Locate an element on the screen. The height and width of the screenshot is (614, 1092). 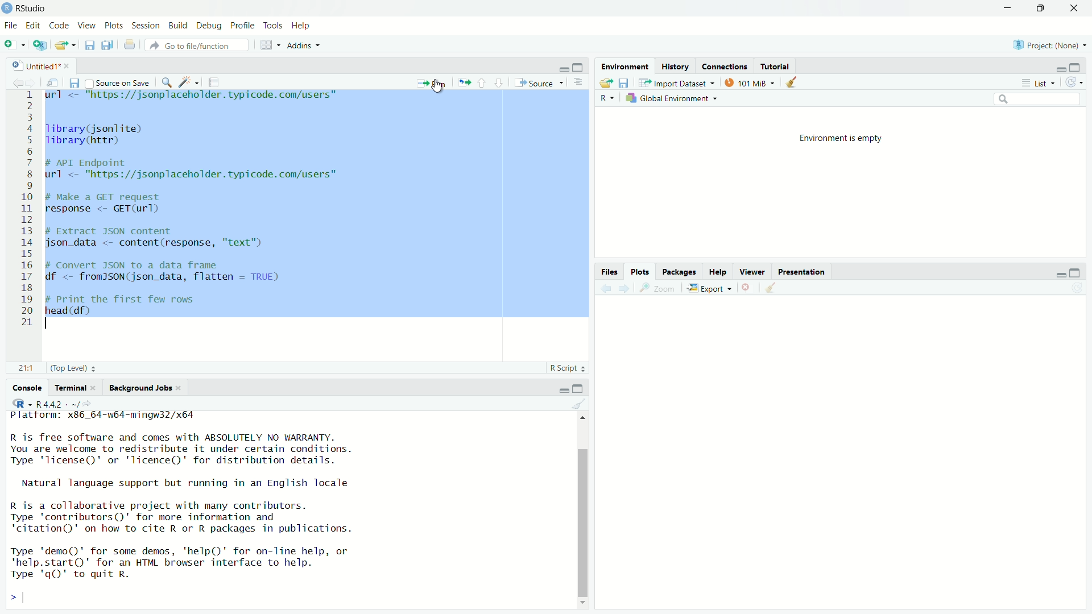
Print is located at coordinates (131, 45).